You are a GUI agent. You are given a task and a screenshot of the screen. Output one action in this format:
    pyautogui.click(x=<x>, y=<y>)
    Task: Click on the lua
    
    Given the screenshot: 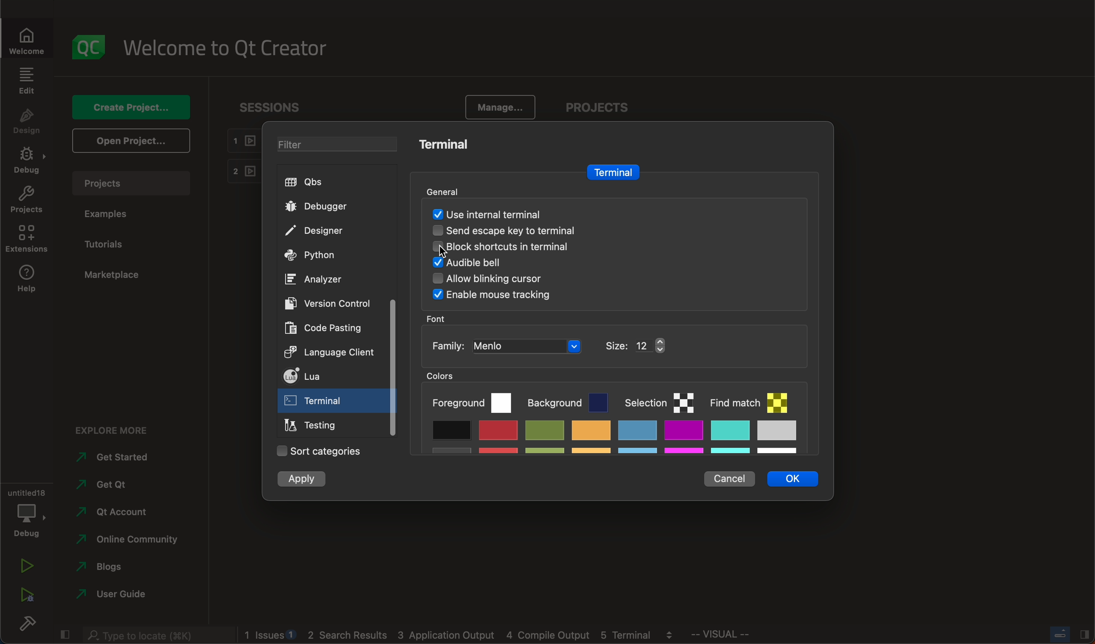 What is the action you would take?
    pyautogui.click(x=329, y=376)
    